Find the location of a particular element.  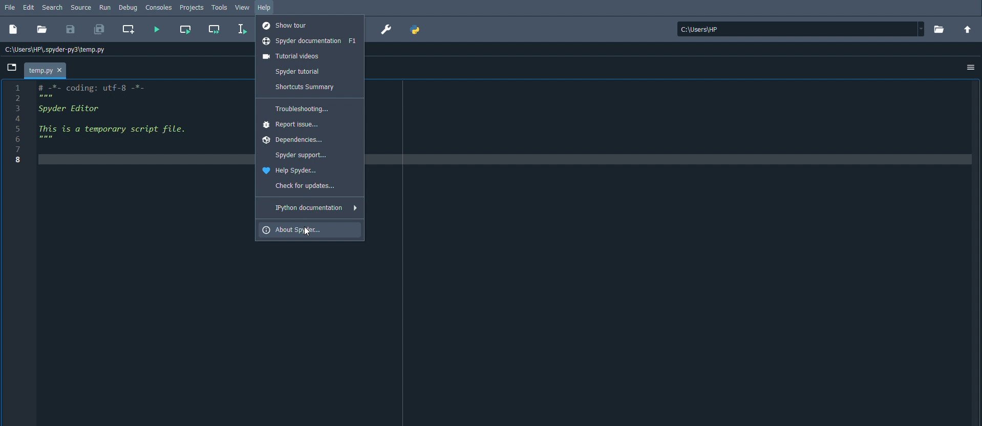

C:\Users\HP\.spyder-py3\temp.py is located at coordinates (59, 49).